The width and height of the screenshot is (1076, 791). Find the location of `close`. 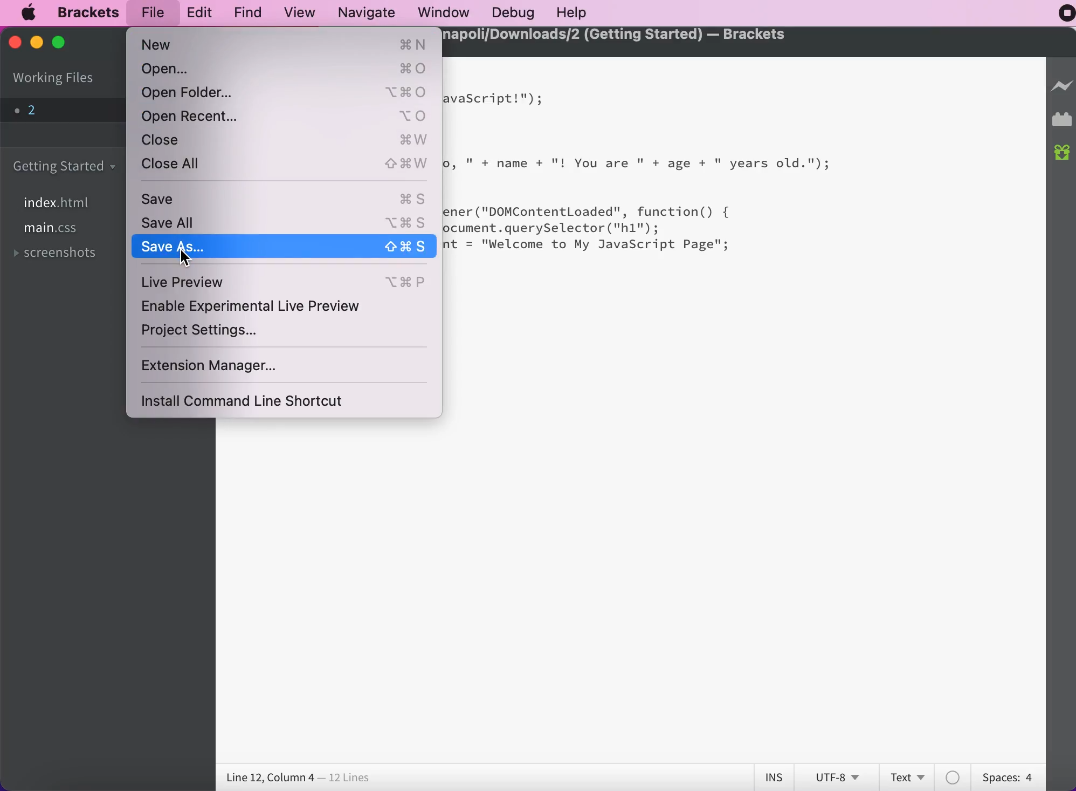

close is located at coordinates (286, 139).